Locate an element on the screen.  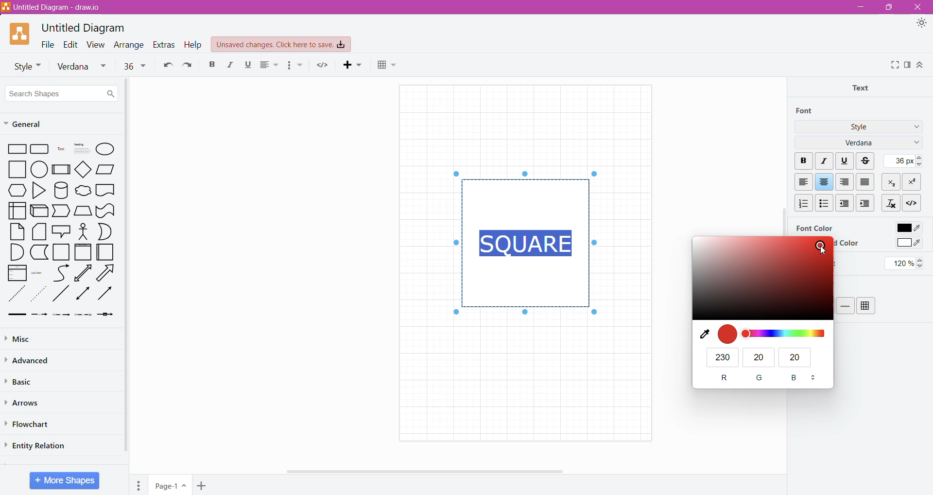
Rightward Thick Arrow is located at coordinates (105, 293).